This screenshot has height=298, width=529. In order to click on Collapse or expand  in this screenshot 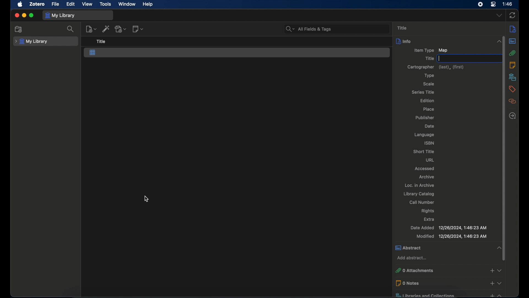, I will do `click(499, 42)`.